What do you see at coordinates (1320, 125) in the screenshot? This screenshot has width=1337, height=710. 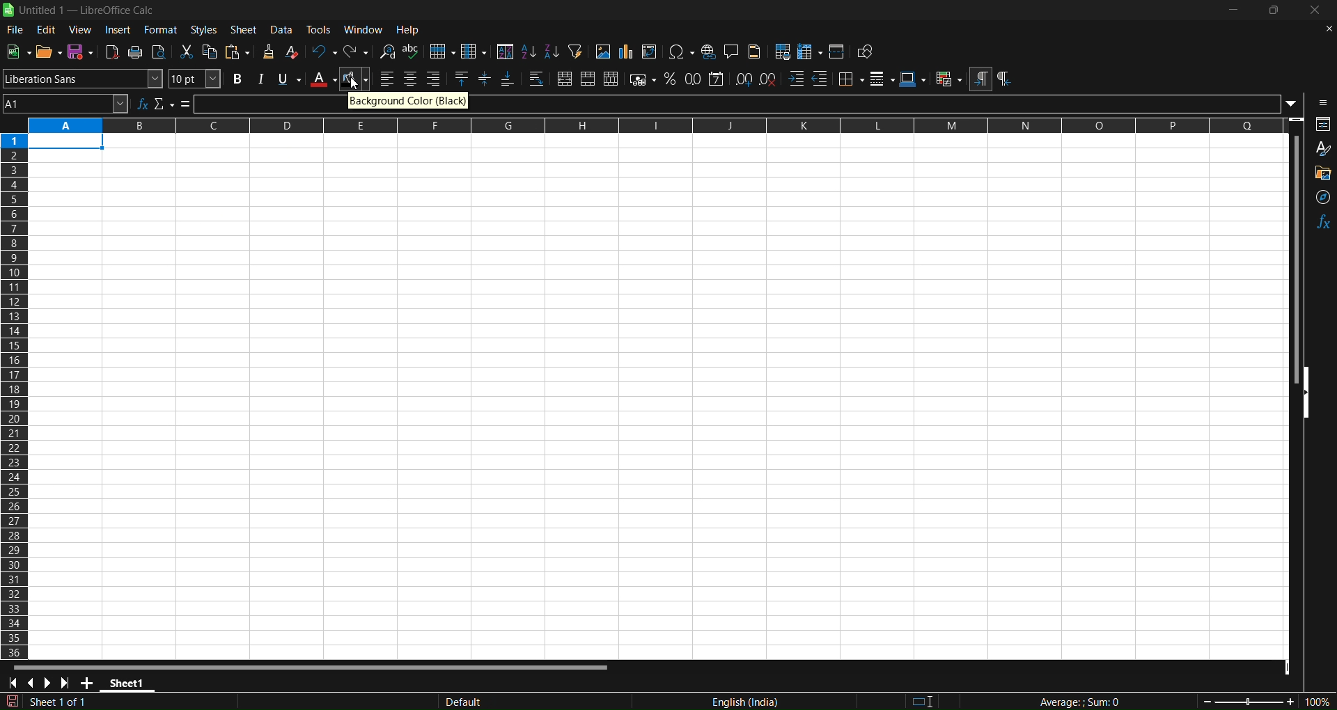 I see `properties` at bounding box center [1320, 125].